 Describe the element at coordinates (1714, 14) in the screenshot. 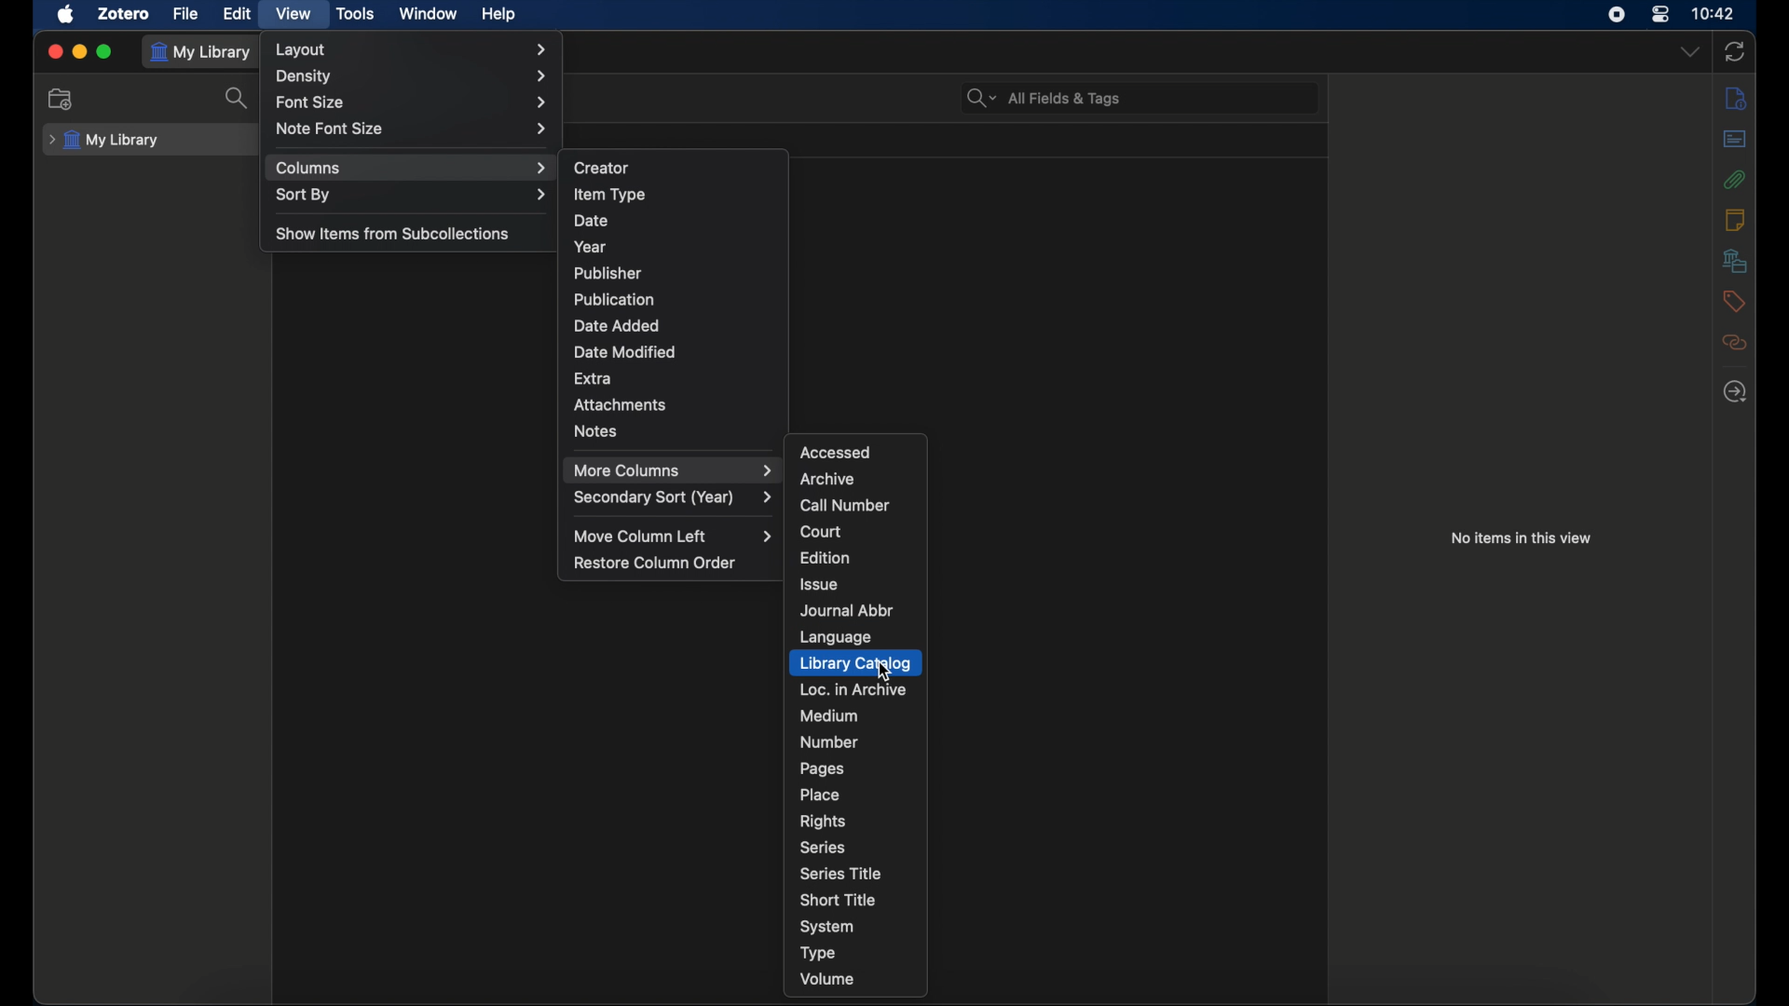

I see `time` at that location.